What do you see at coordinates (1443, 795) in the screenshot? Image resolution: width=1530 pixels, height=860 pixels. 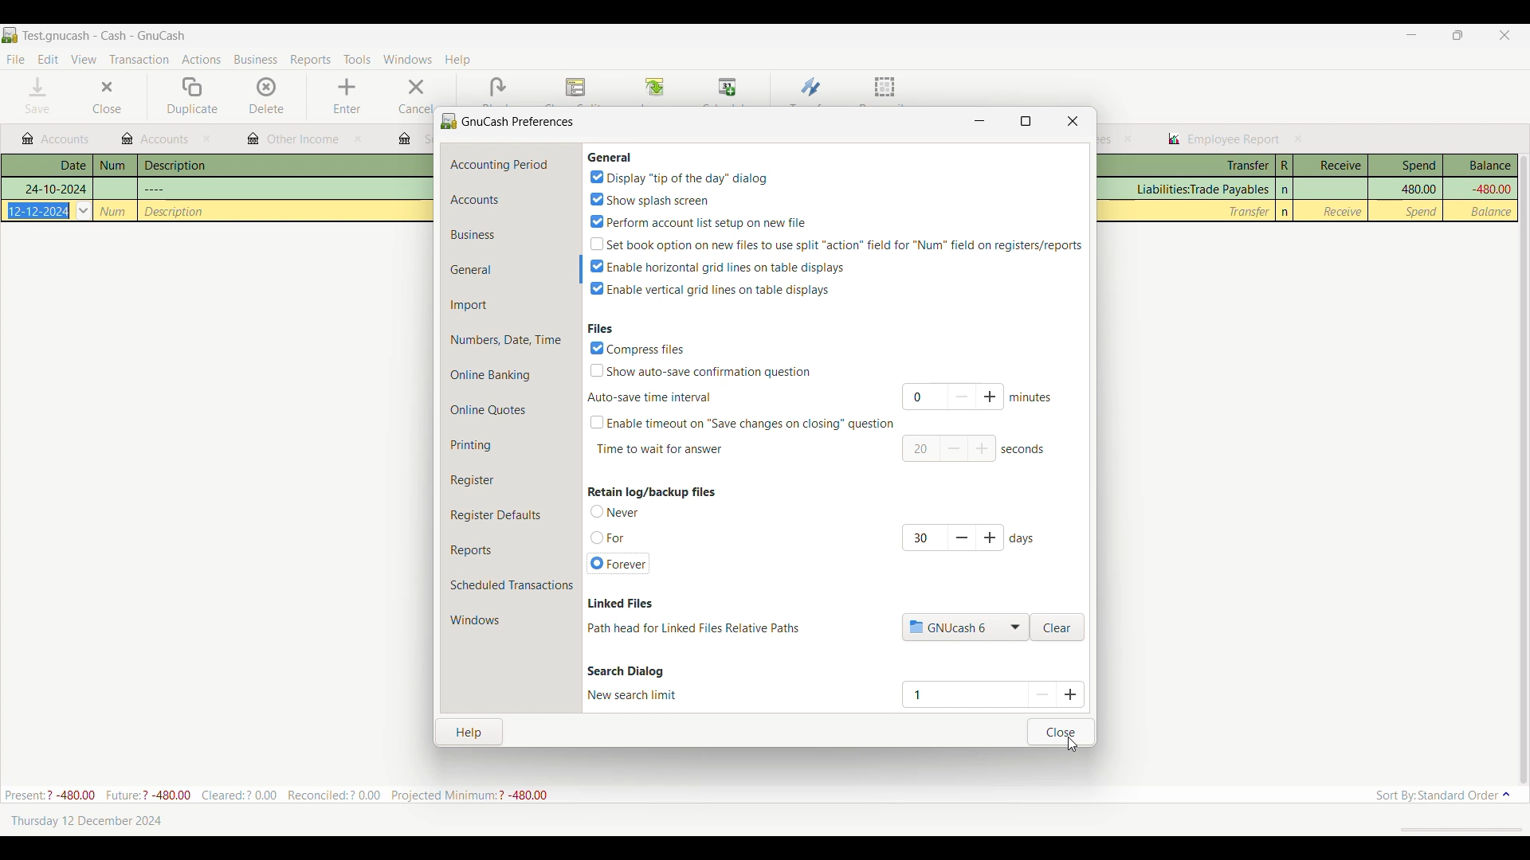 I see `Current sort order` at bounding box center [1443, 795].